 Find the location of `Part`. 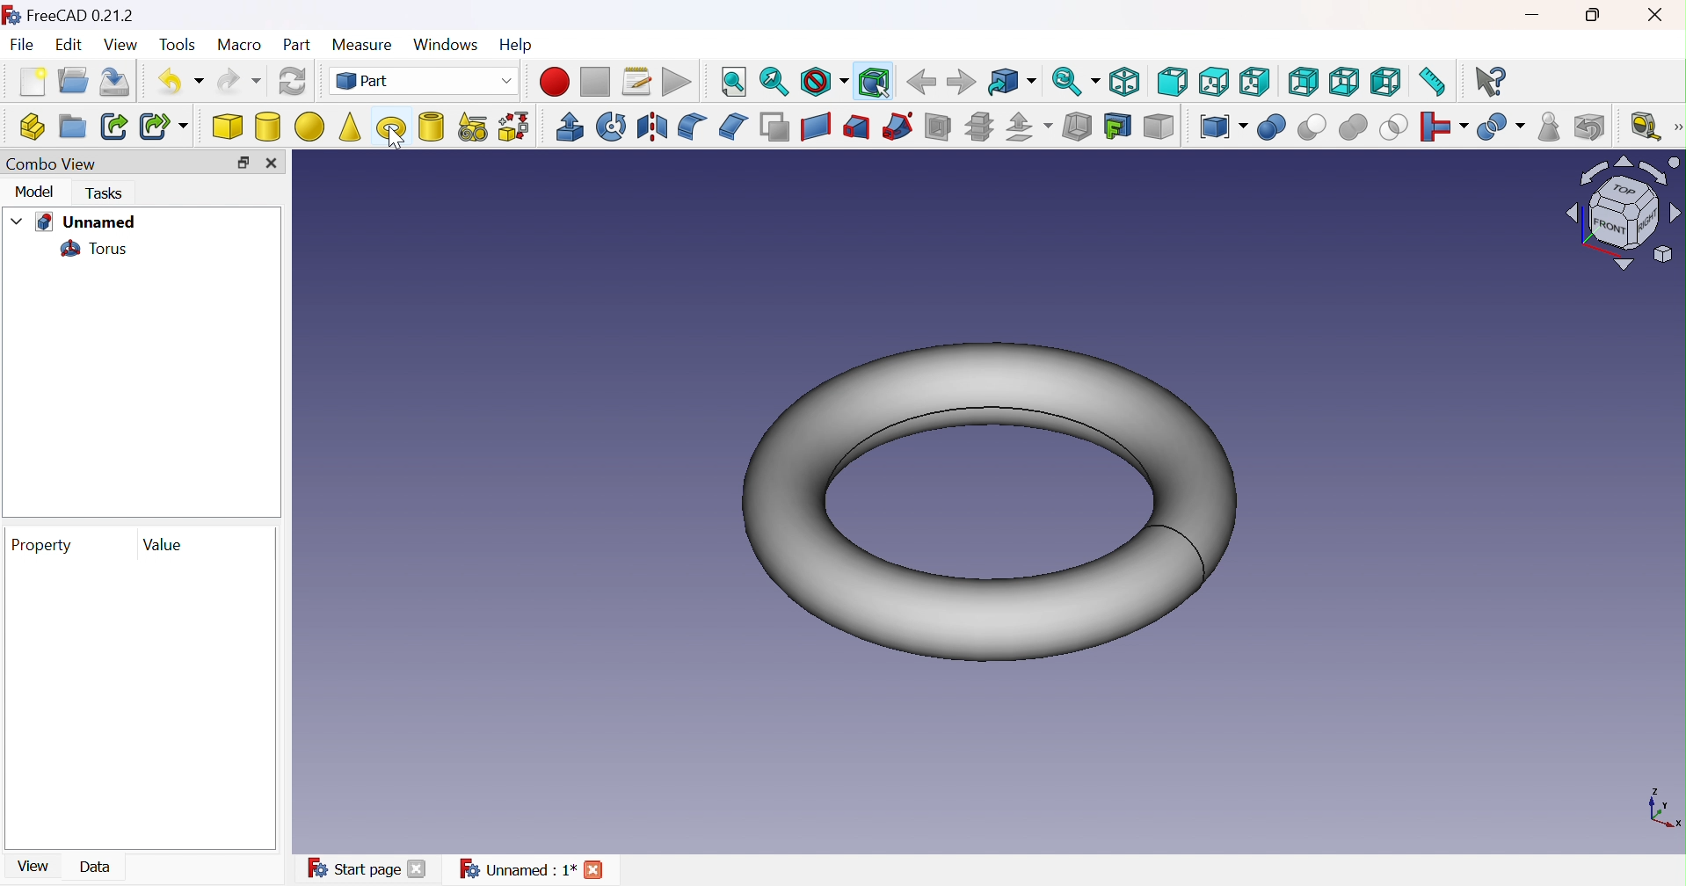

Part is located at coordinates (429, 80).